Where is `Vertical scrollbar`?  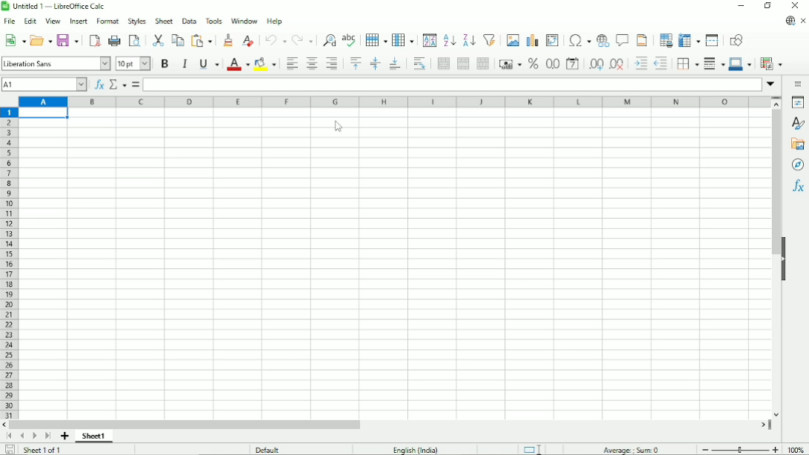
Vertical scrollbar is located at coordinates (773, 184).